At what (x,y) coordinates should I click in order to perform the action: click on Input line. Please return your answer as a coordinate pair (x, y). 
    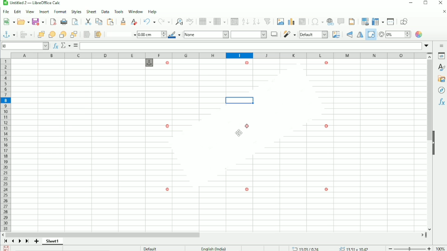
    Looking at the image, I should click on (251, 46).